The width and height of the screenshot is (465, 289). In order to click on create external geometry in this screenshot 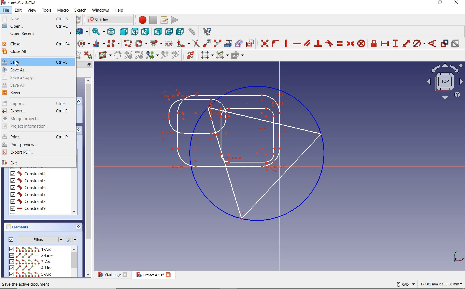, I will do `click(227, 43)`.